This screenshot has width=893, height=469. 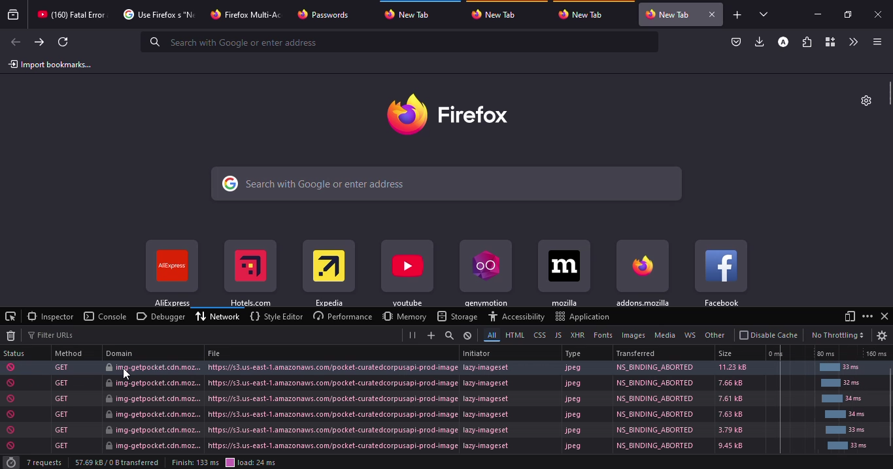 I want to click on 80, so click(x=826, y=353).